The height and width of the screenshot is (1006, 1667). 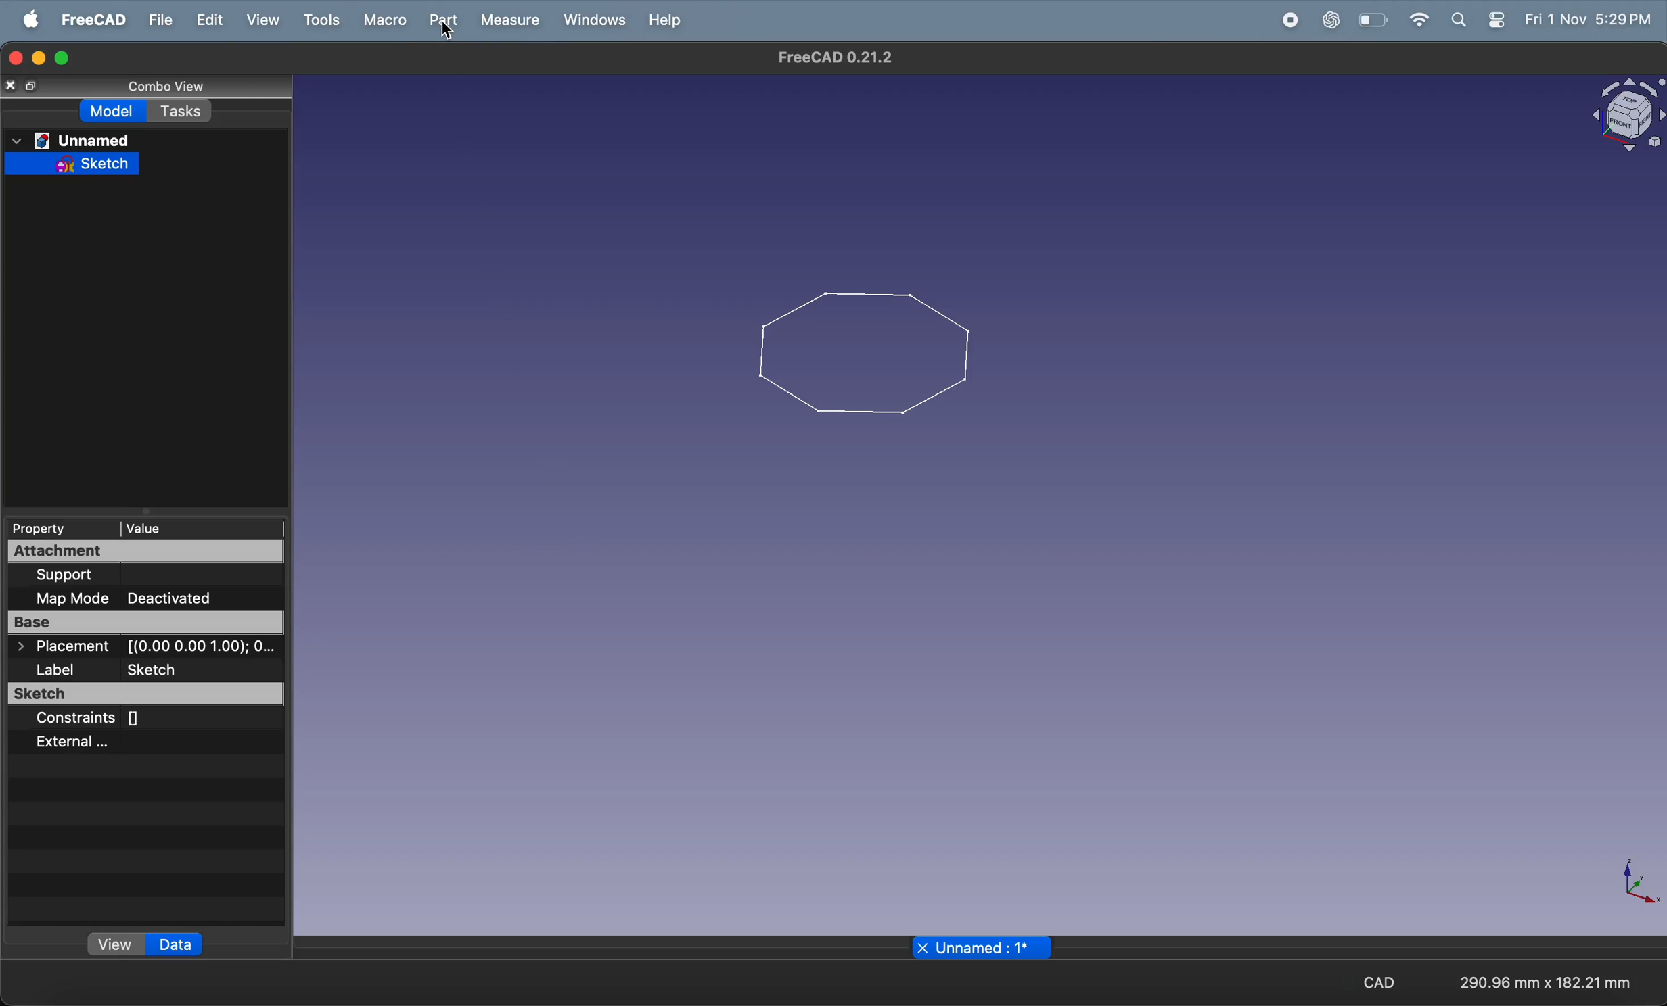 What do you see at coordinates (141, 694) in the screenshot?
I see `sketcg` at bounding box center [141, 694].